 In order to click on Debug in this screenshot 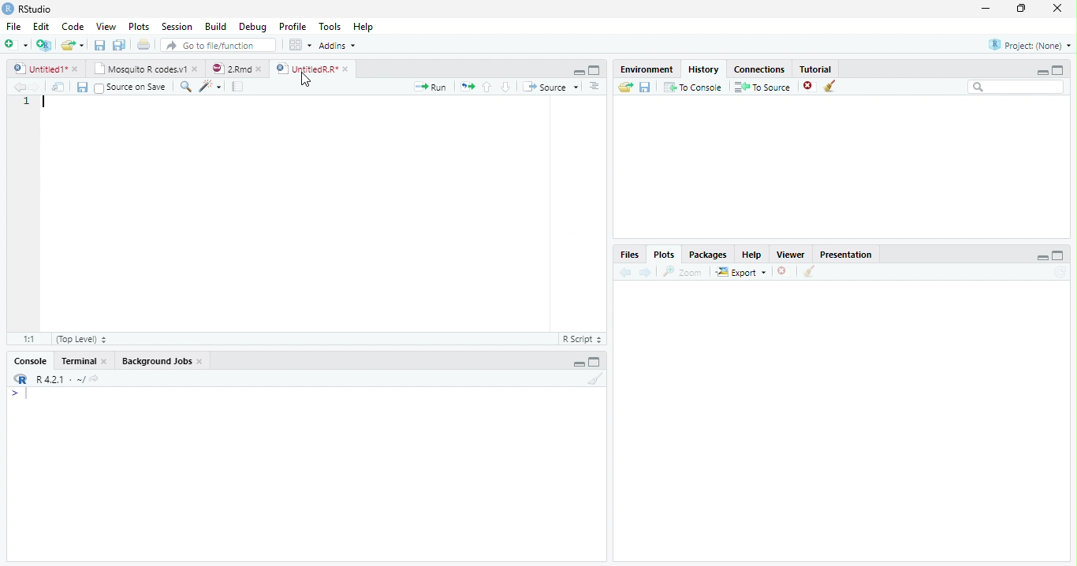, I will do `click(252, 27)`.